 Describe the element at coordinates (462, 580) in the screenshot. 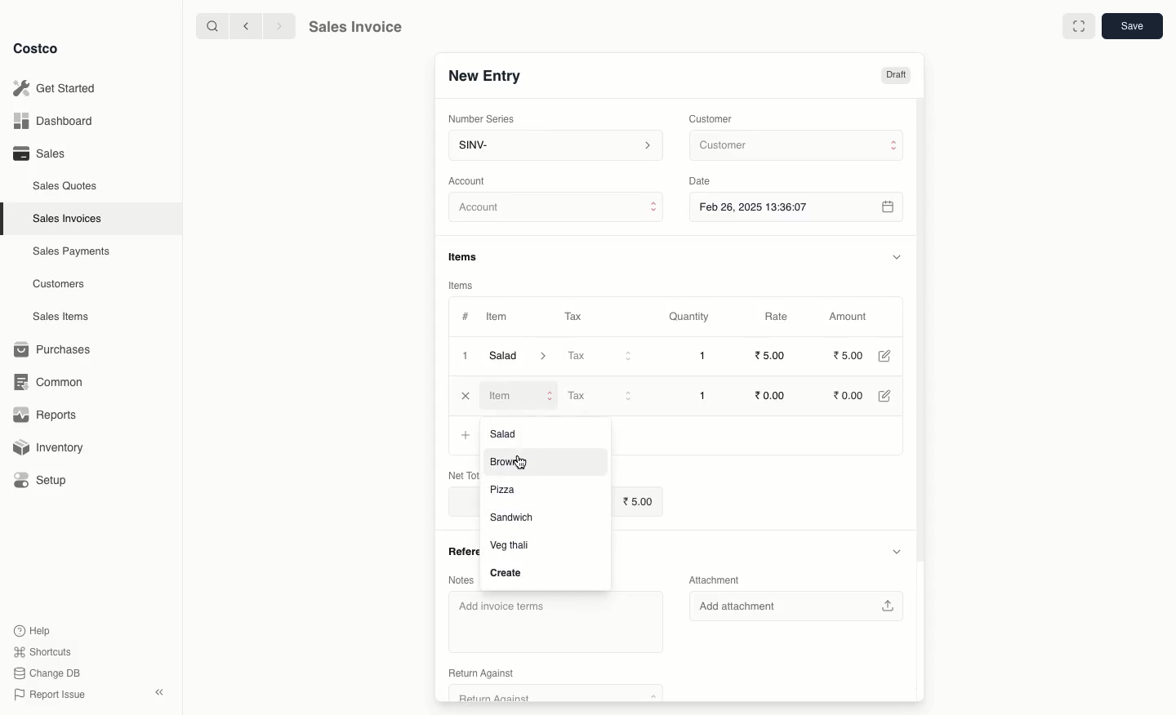

I see `Notes` at that location.